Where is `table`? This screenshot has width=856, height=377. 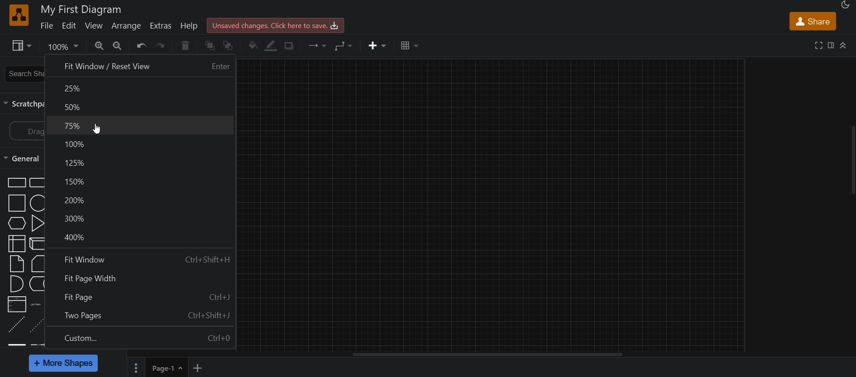 table is located at coordinates (409, 47).